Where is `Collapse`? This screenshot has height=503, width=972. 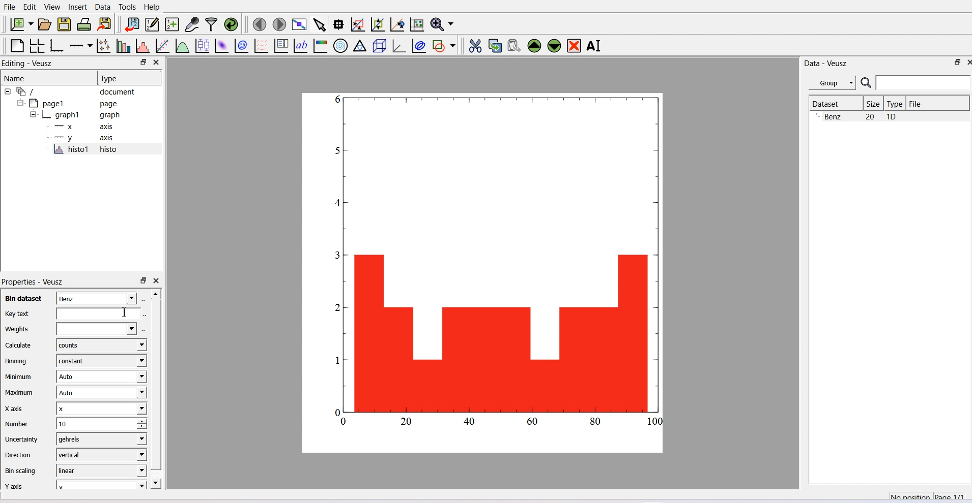 Collapse is located at coordinates (21, 103).